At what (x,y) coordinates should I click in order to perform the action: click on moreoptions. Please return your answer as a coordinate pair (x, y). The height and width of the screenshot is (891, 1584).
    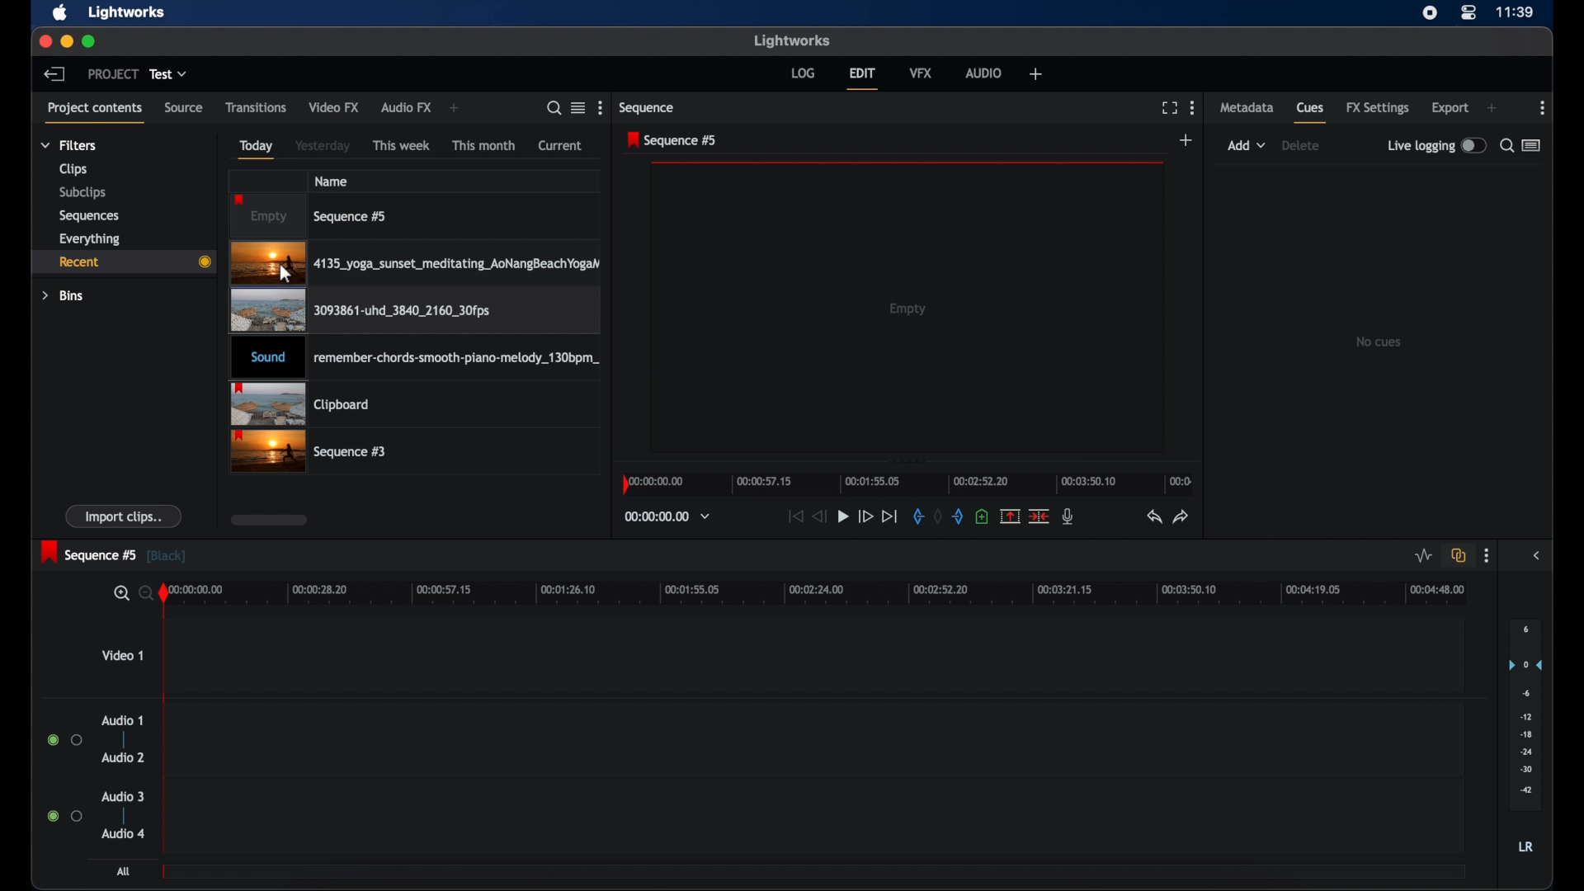
    Looking at the image, I should click on (1543, 108).